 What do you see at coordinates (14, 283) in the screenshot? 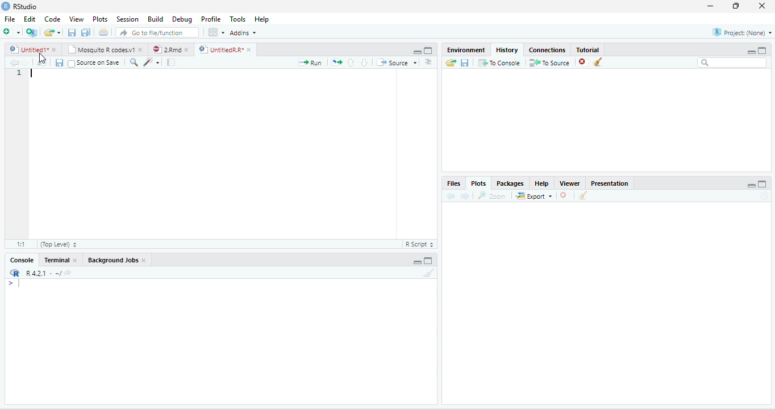
I see `New line` at bounding box center [14, 283].